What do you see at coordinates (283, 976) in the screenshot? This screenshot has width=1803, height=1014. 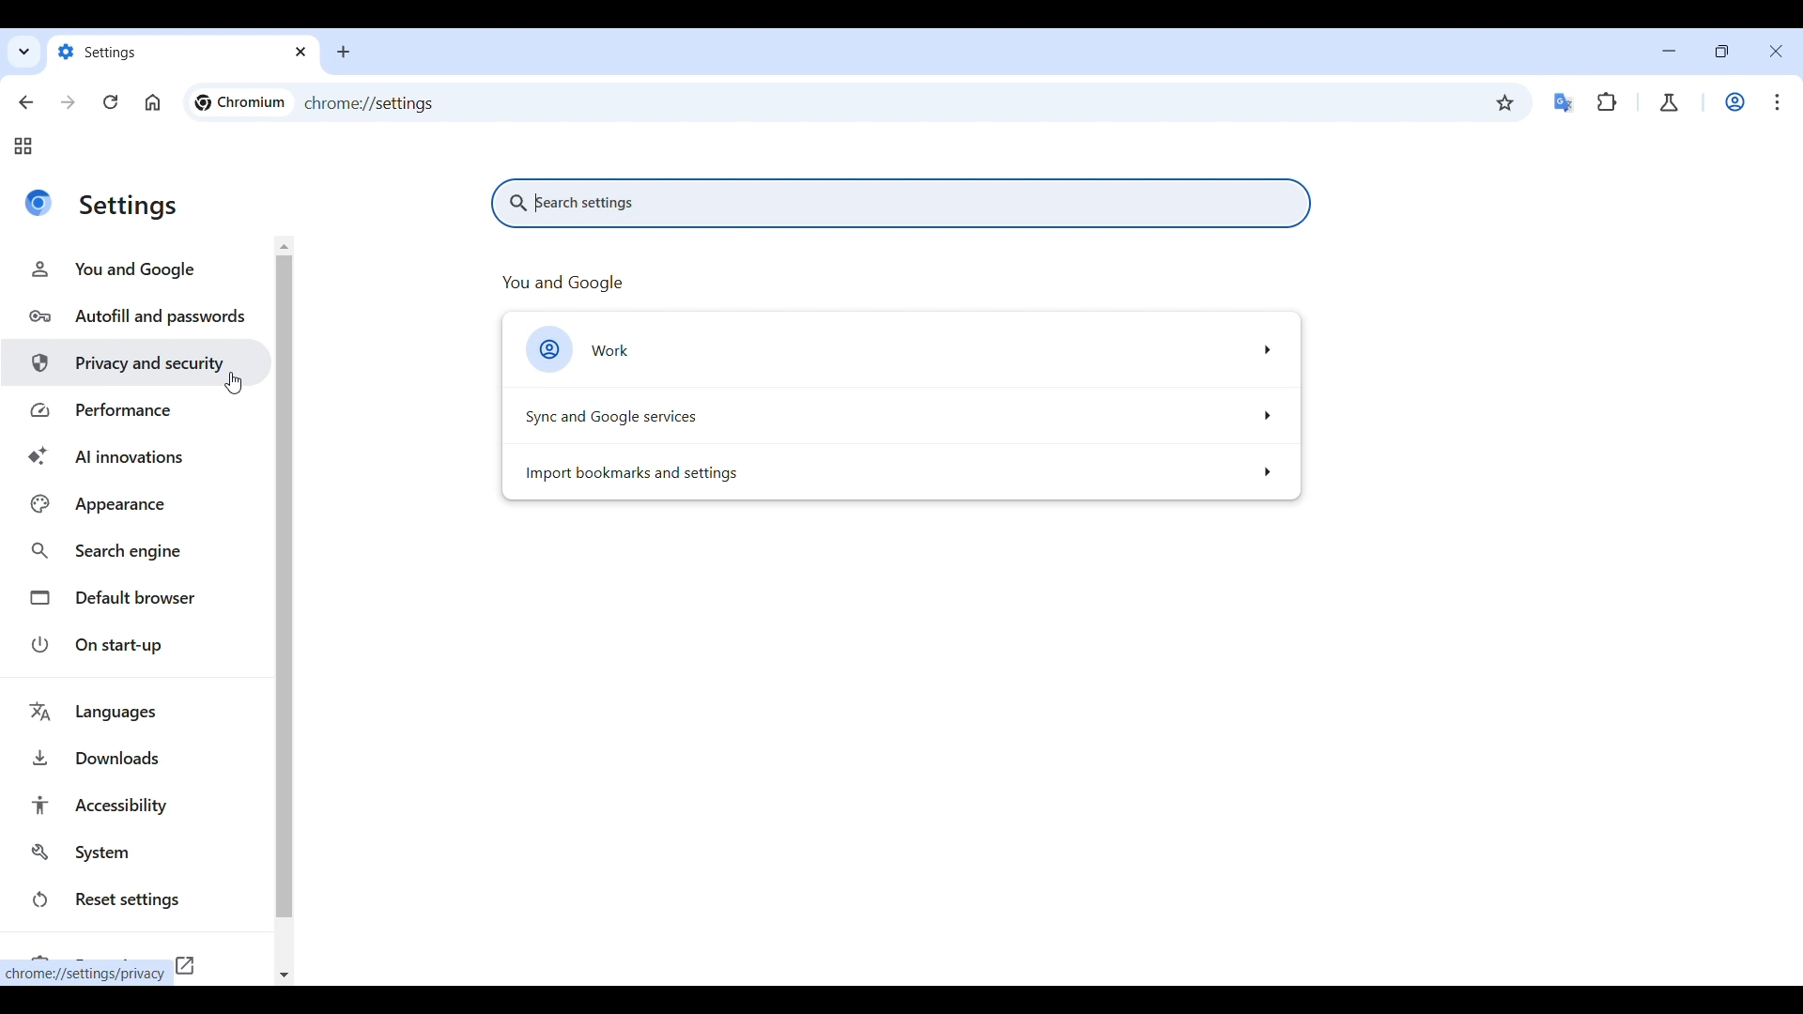 I see `Quick slide to bottom` at bounding box center [283, 976].